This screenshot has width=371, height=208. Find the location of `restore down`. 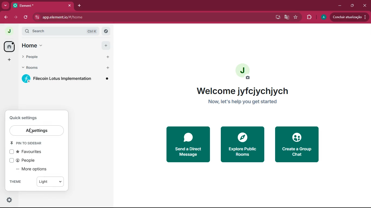

restore down is located at coordinates (353, 5).